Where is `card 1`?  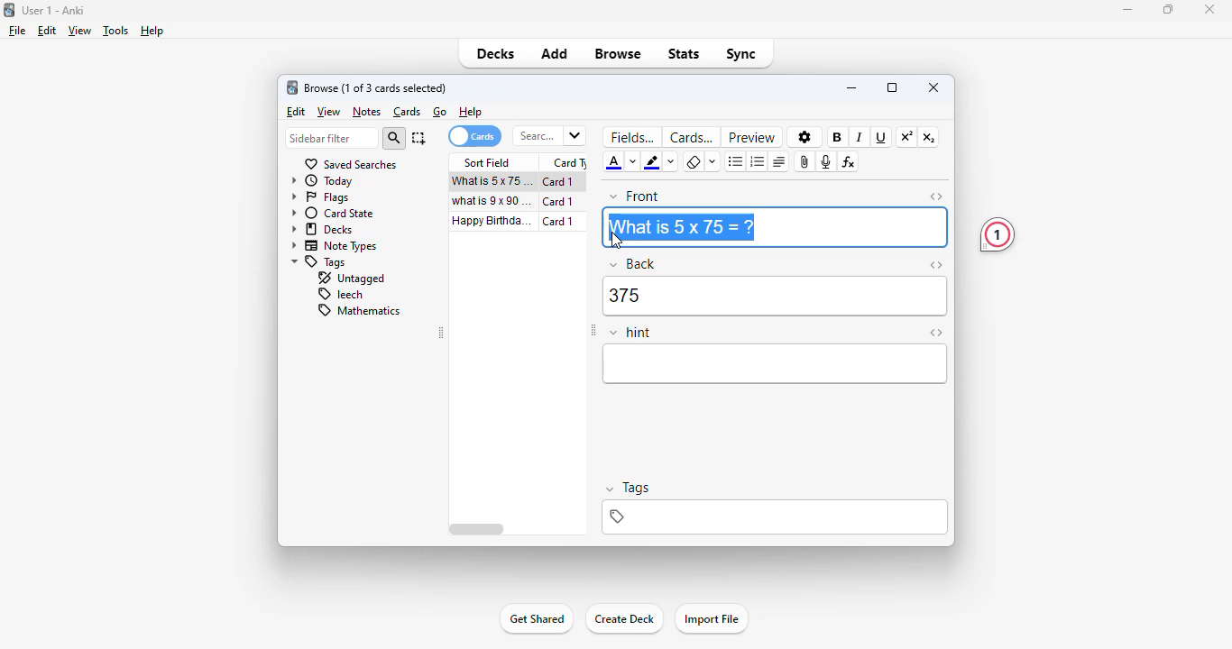 card 1 is located at coordinates (559, 202).